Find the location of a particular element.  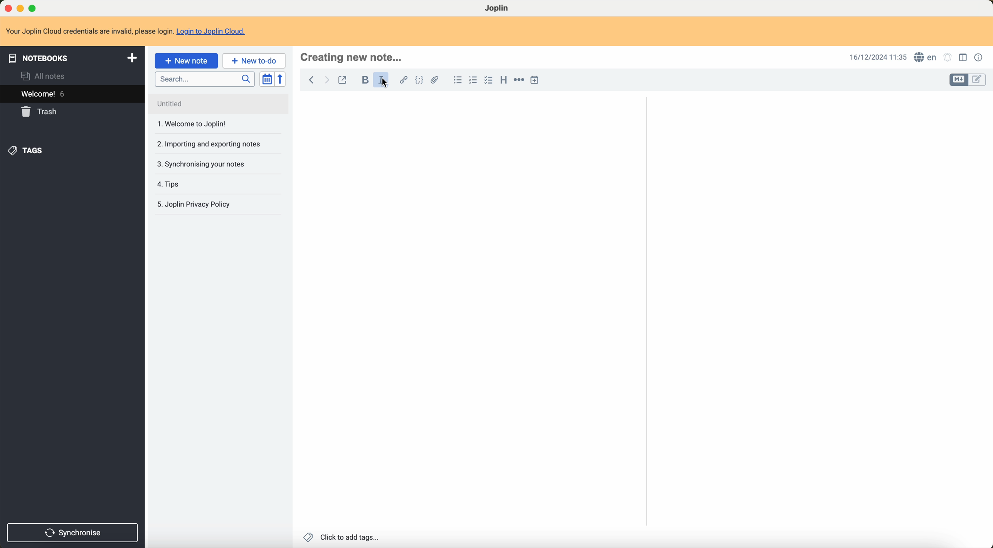

16/12/2024 11:35 is located at coordinates (876, 57).